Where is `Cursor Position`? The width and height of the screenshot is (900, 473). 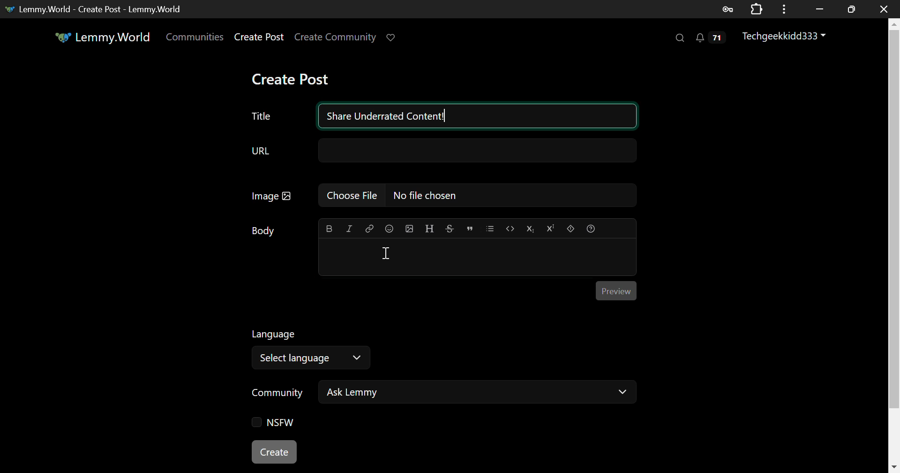 Cursor Position is located at coordinates (386, 252).